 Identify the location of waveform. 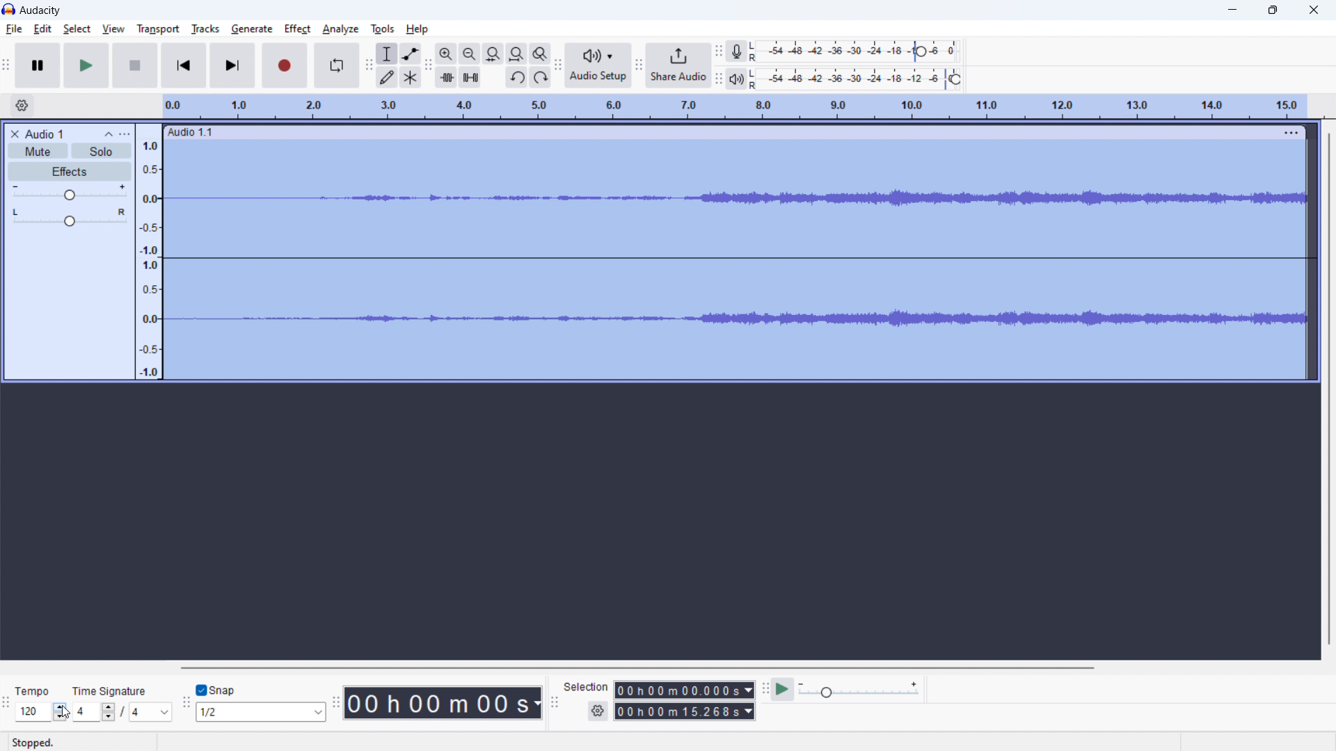
(736, 198).